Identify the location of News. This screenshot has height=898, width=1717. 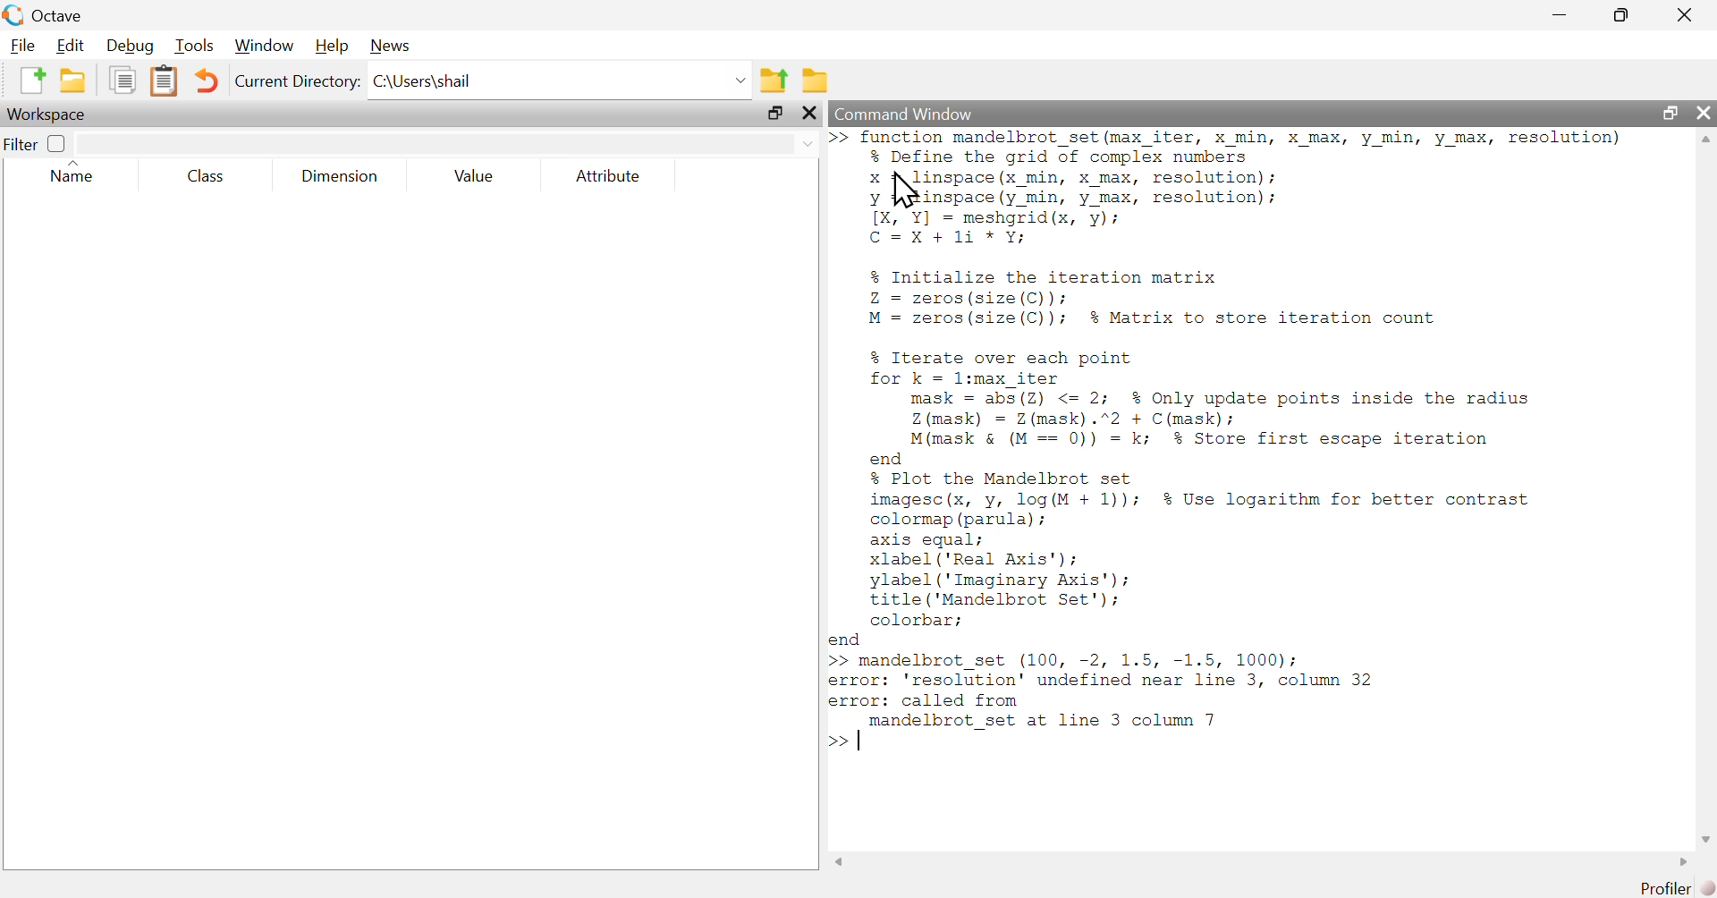
(389, 47).